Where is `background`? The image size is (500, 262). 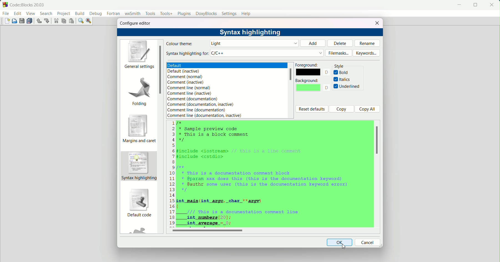
background is located at coordinates (308, 80).